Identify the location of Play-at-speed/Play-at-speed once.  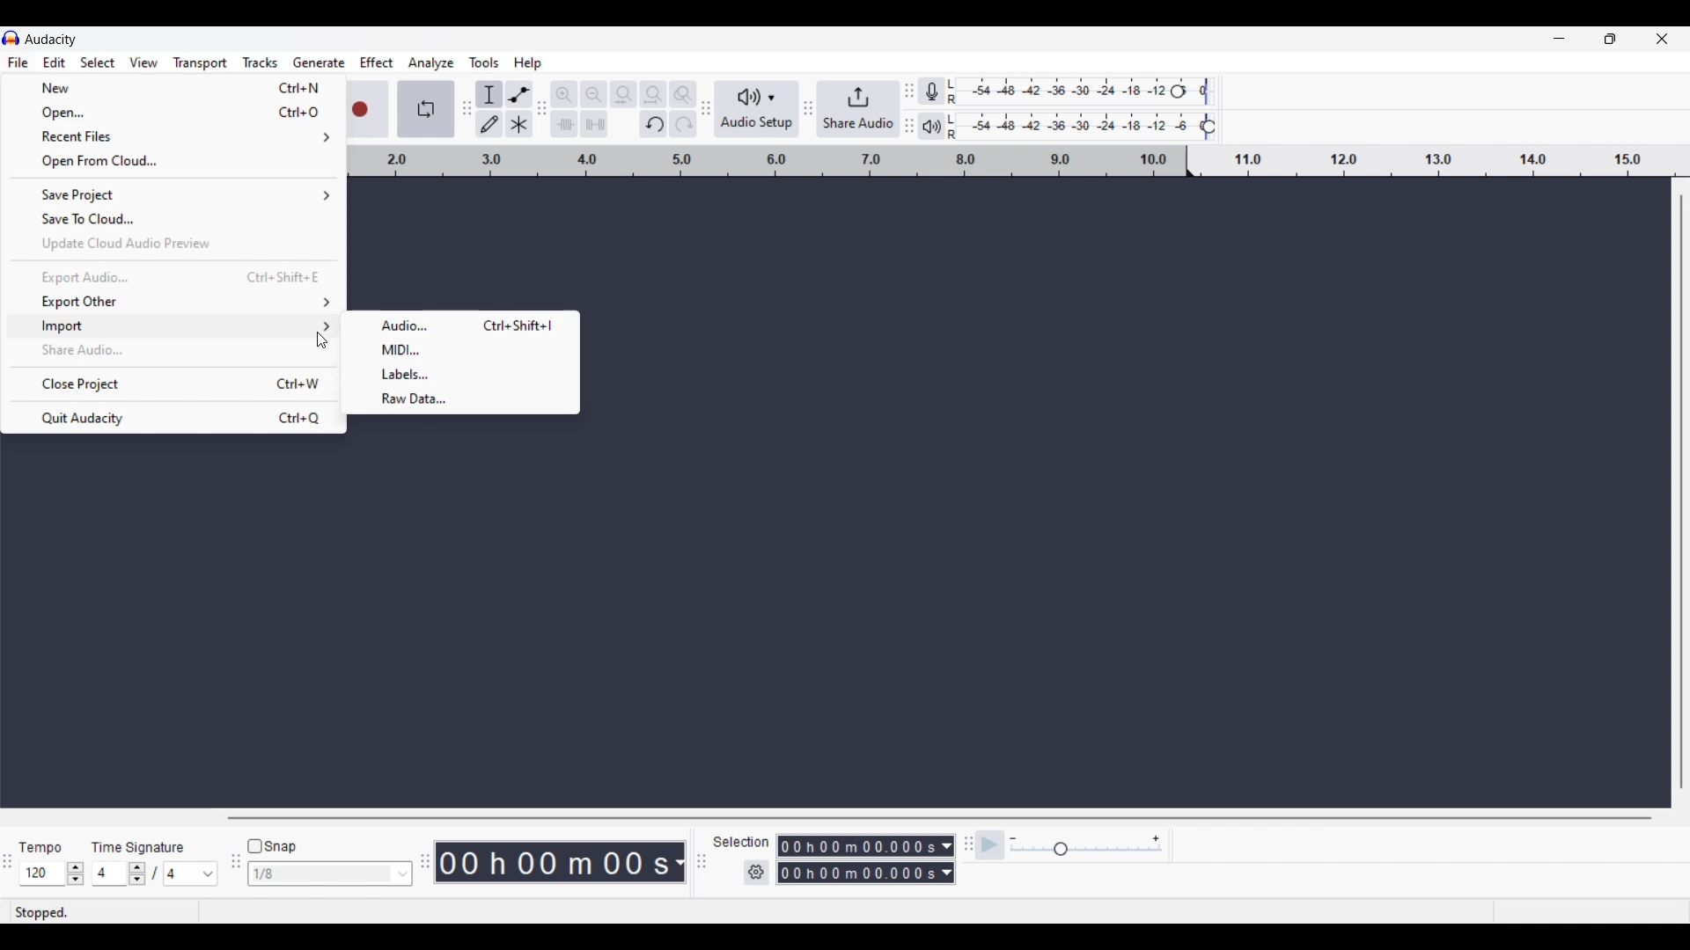
(991, 845).